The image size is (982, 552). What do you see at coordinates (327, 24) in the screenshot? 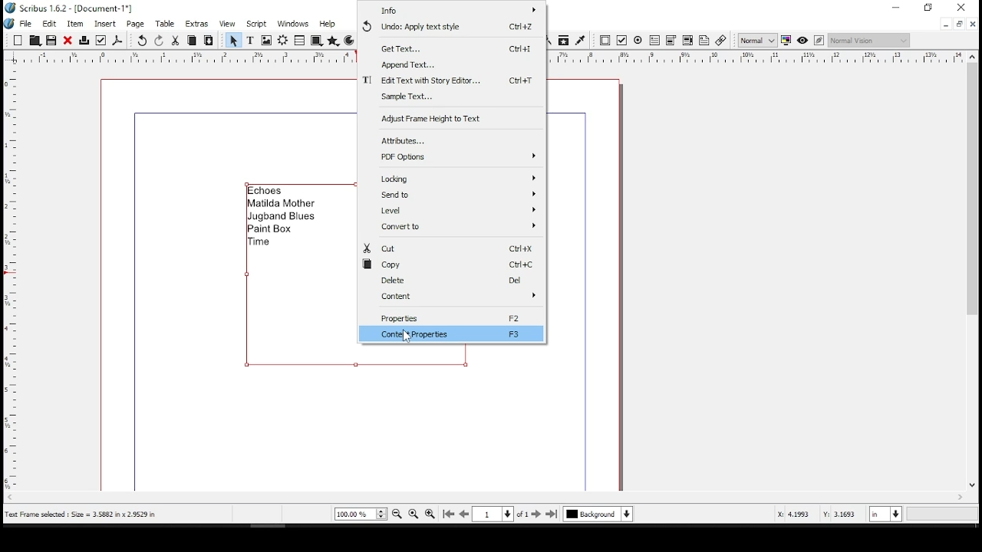
I see `help` at bounding box center [327, 24].